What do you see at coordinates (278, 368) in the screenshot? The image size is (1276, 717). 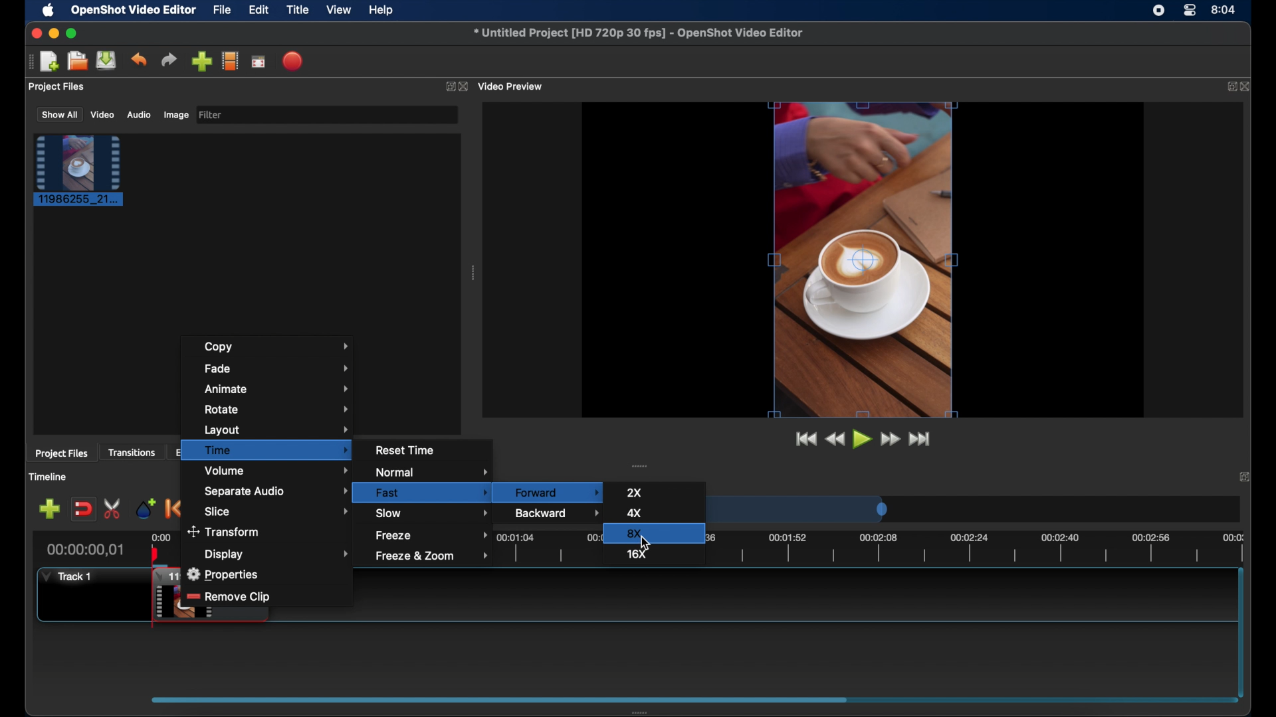 I see `fade menu` at bounding box center [278, 368].